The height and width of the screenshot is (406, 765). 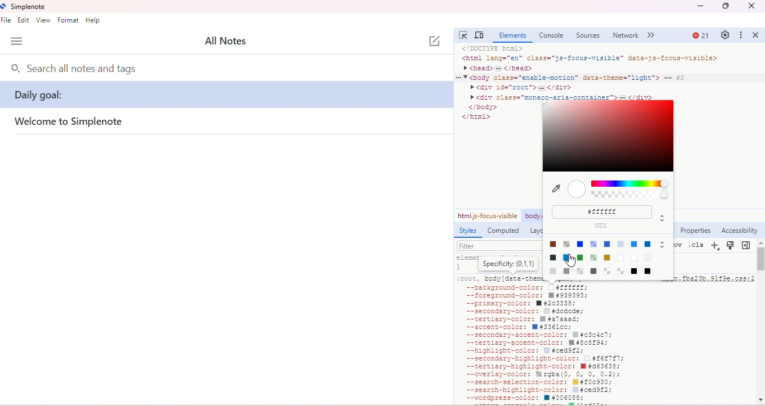 I want to click on filter, so click(x=499, y=245).